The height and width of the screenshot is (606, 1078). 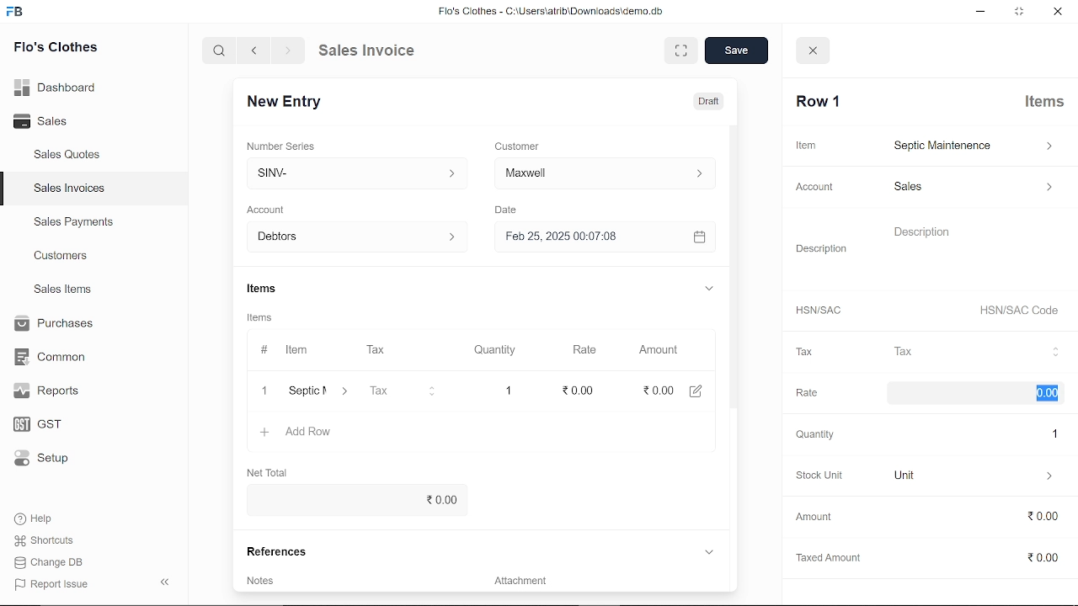 I want to click on minimize, so click(x=977, y=12).